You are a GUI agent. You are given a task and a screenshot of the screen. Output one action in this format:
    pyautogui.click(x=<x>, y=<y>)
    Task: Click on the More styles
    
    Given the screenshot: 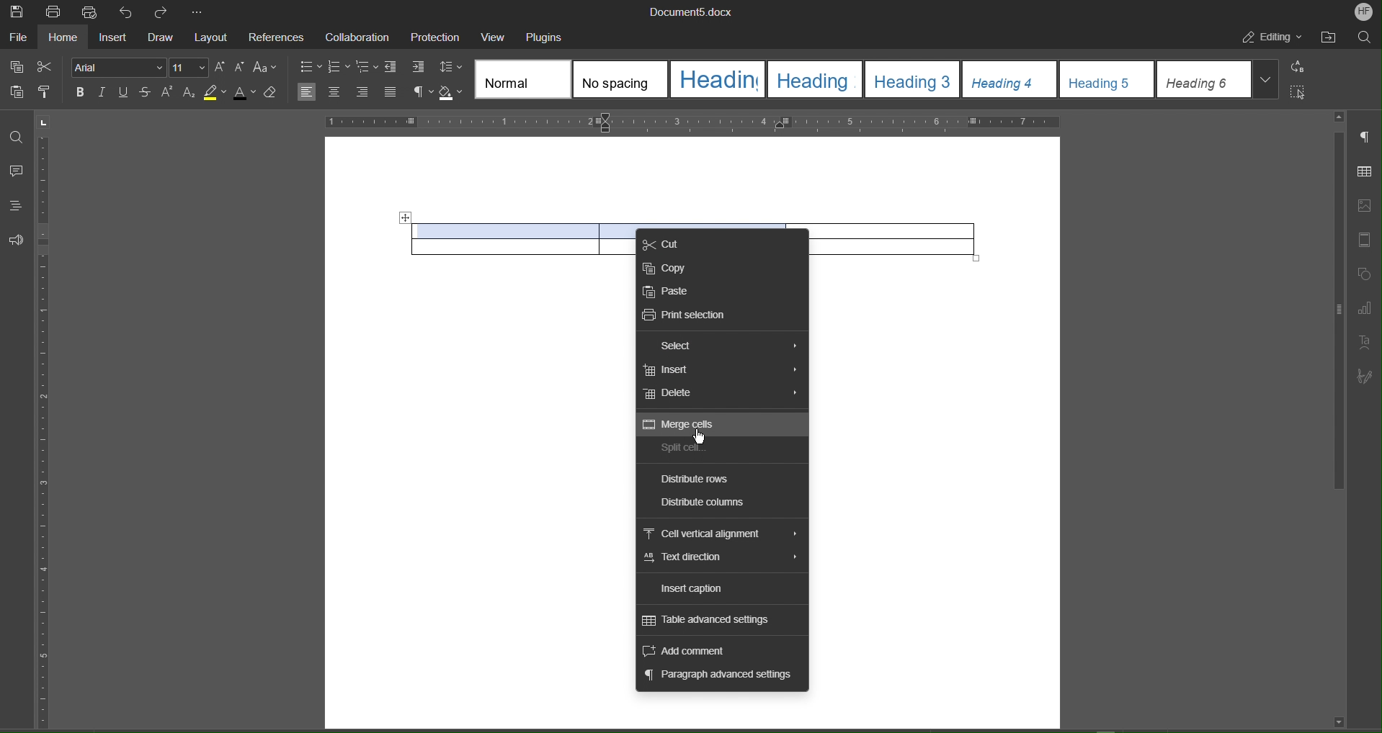 What is the action you would take?
    pyautogui.click(x=1266, y=78)
    